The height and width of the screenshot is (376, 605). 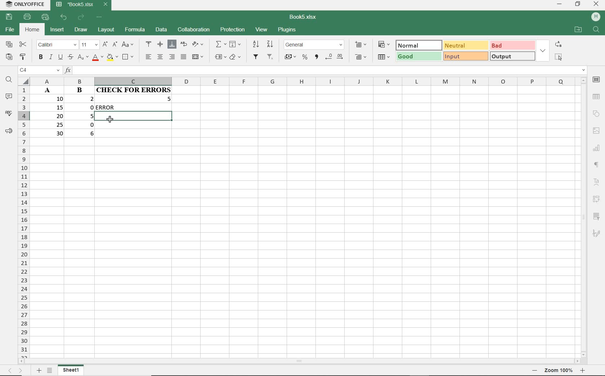 What do you see at coordinates (89, 45) in the screenshot?
I see `FONT SIZE` at bounding box center [89, 45].